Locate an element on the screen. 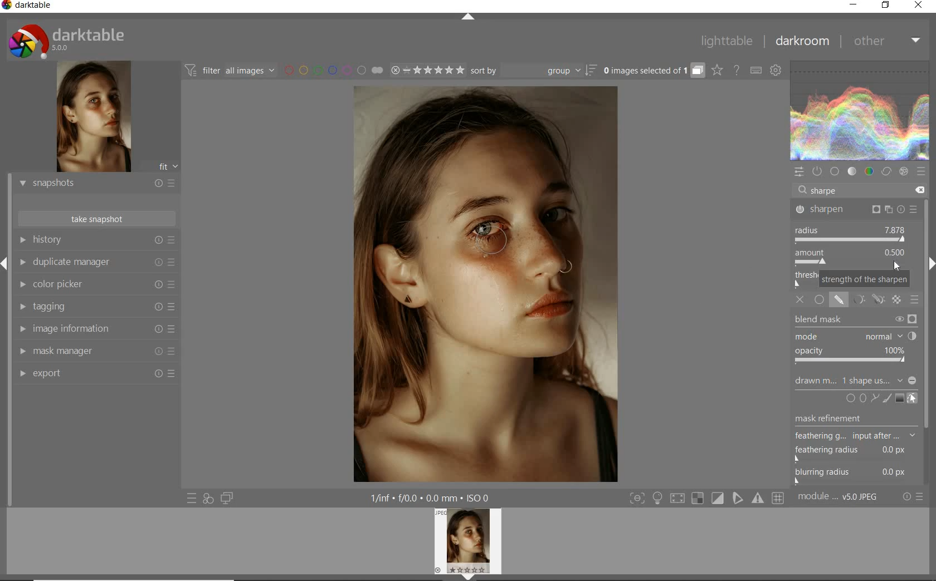 Image resolution: width=936 pixels, height=581 pixels. image formation is located at coordinates (94, 329).